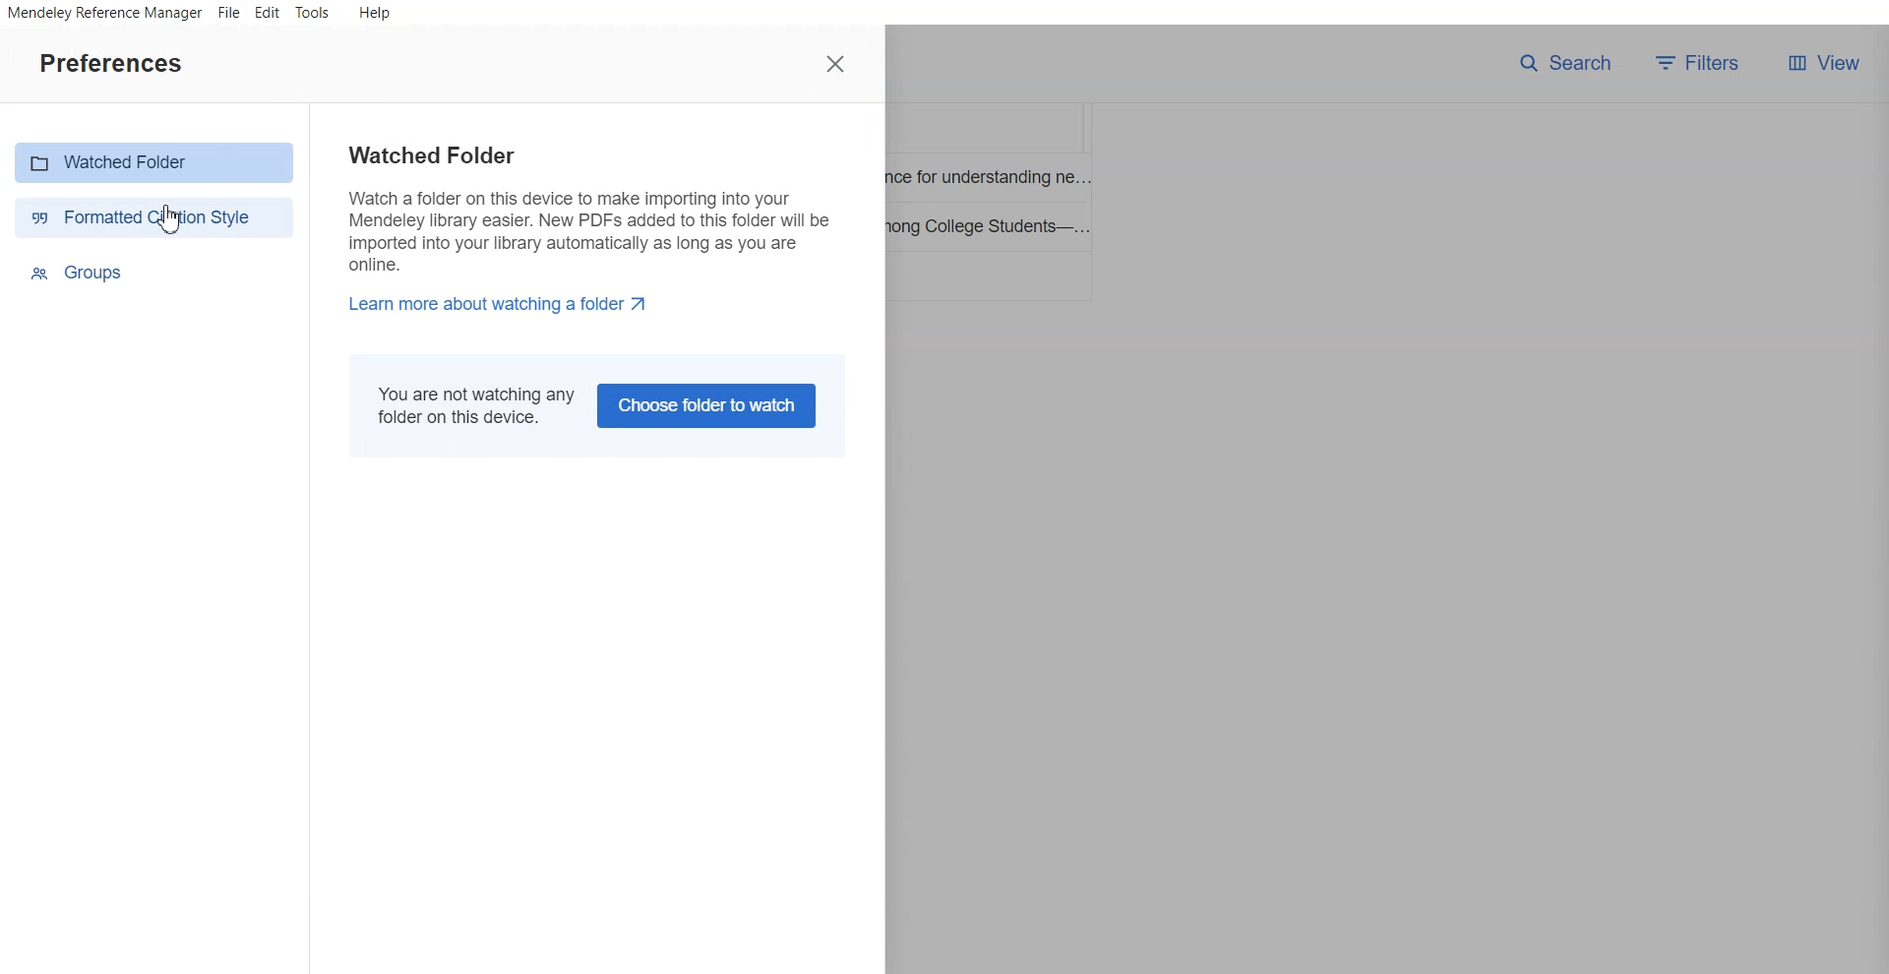  What do you see at coordinates (103, 14) in the screenshot?
I see `Mendeley Reference Manager` at bounding box center [103, 14].